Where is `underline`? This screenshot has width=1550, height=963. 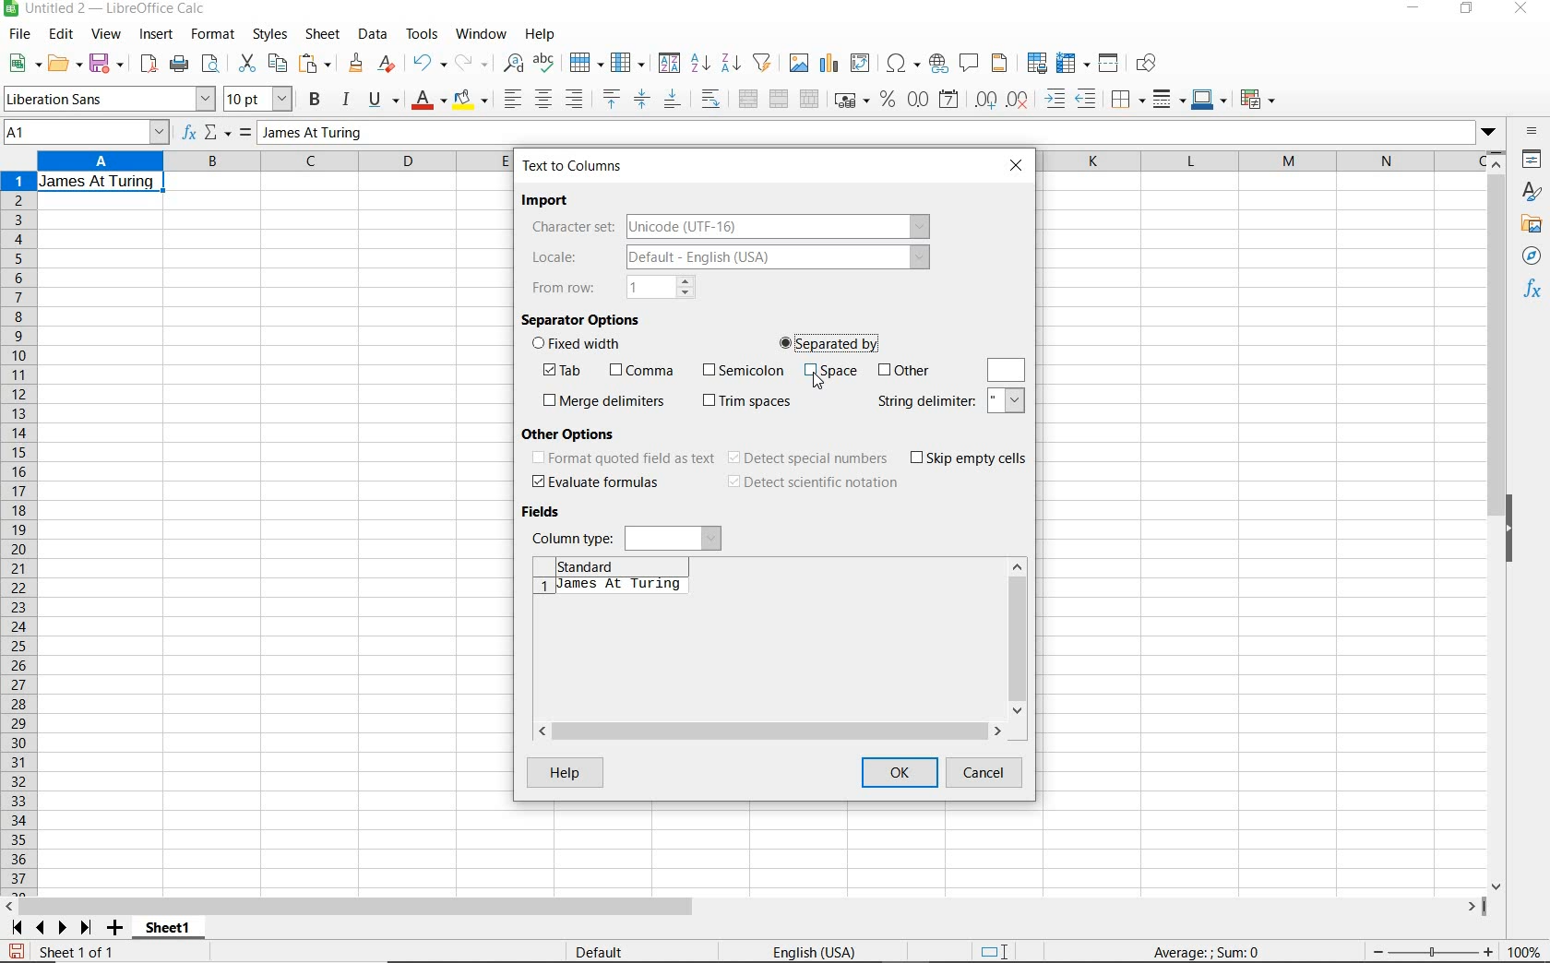
underline is located at coordinates (384, 100).